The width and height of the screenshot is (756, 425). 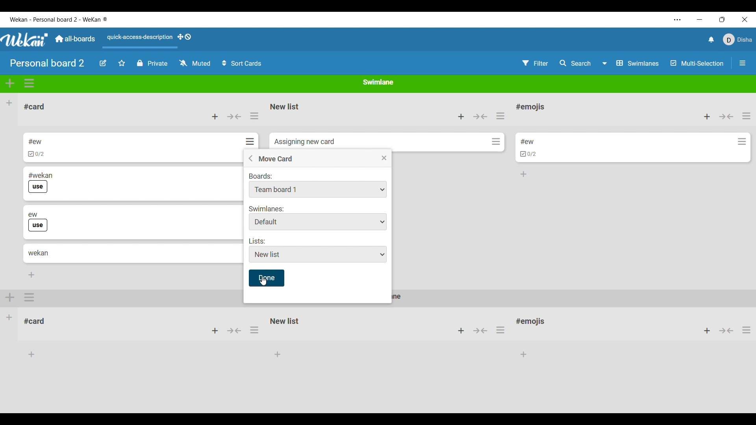 I want to click on Card name, so click(x=527, y=142).